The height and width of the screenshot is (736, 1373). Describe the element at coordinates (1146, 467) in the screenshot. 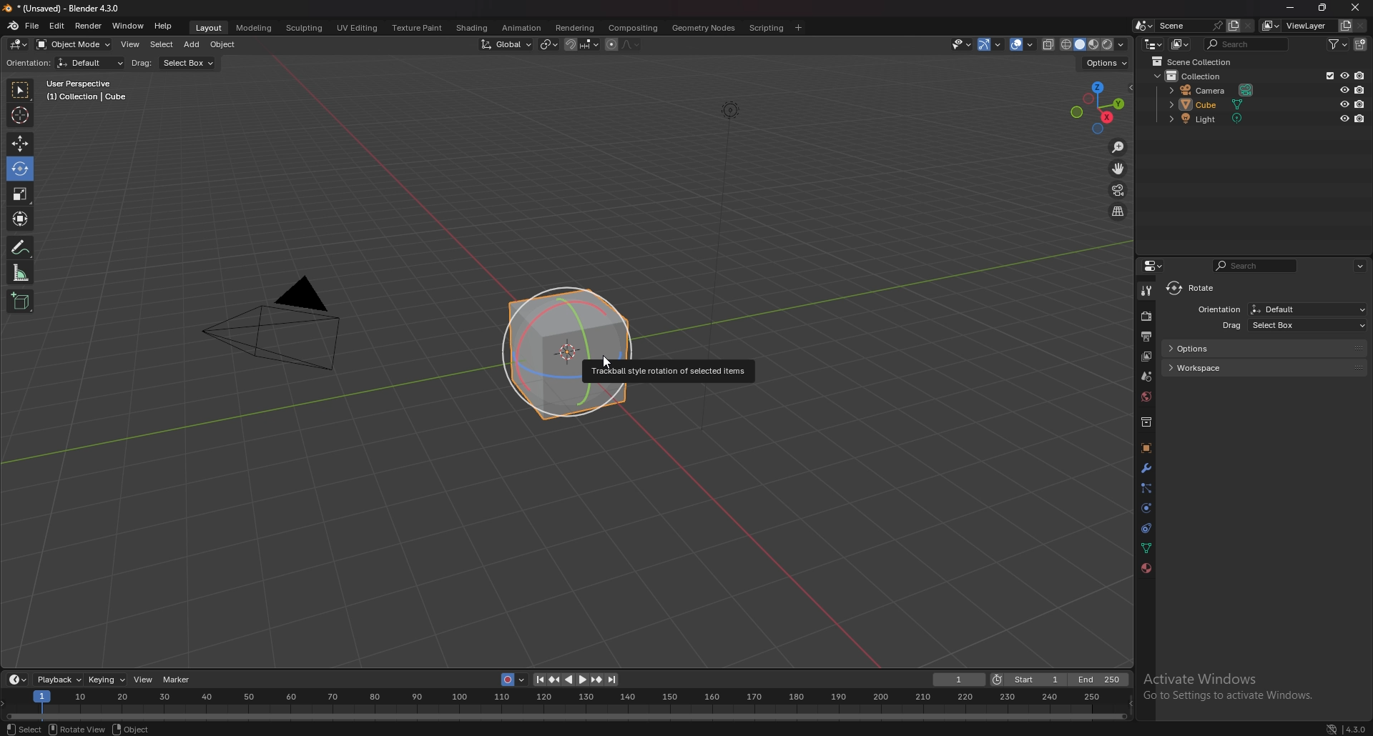

I see `modifier` at that location.